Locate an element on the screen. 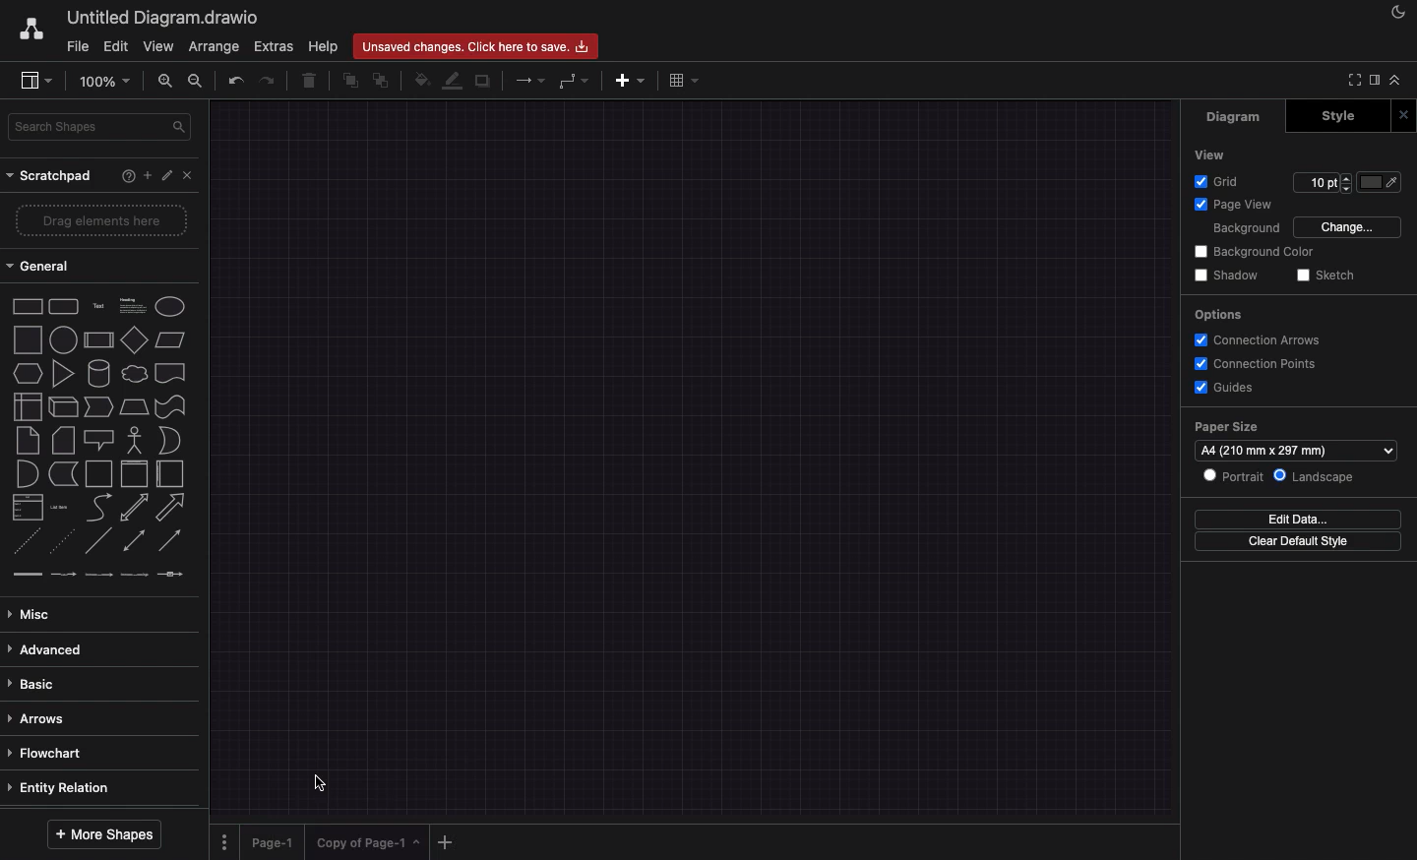  card is located at coordinates (64, 440).